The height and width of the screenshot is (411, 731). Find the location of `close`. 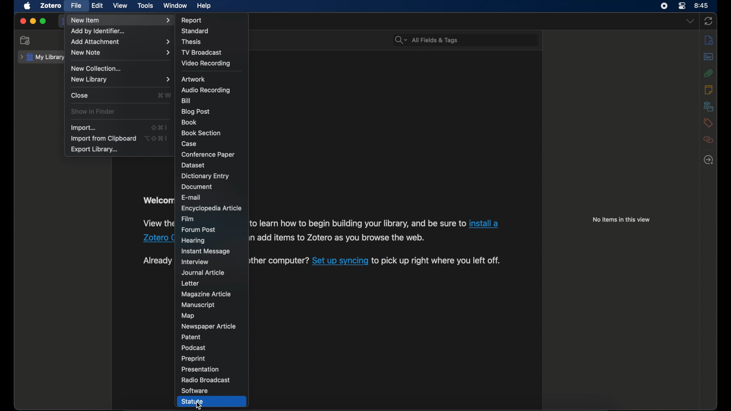

close is located at coordinates (23, 21).